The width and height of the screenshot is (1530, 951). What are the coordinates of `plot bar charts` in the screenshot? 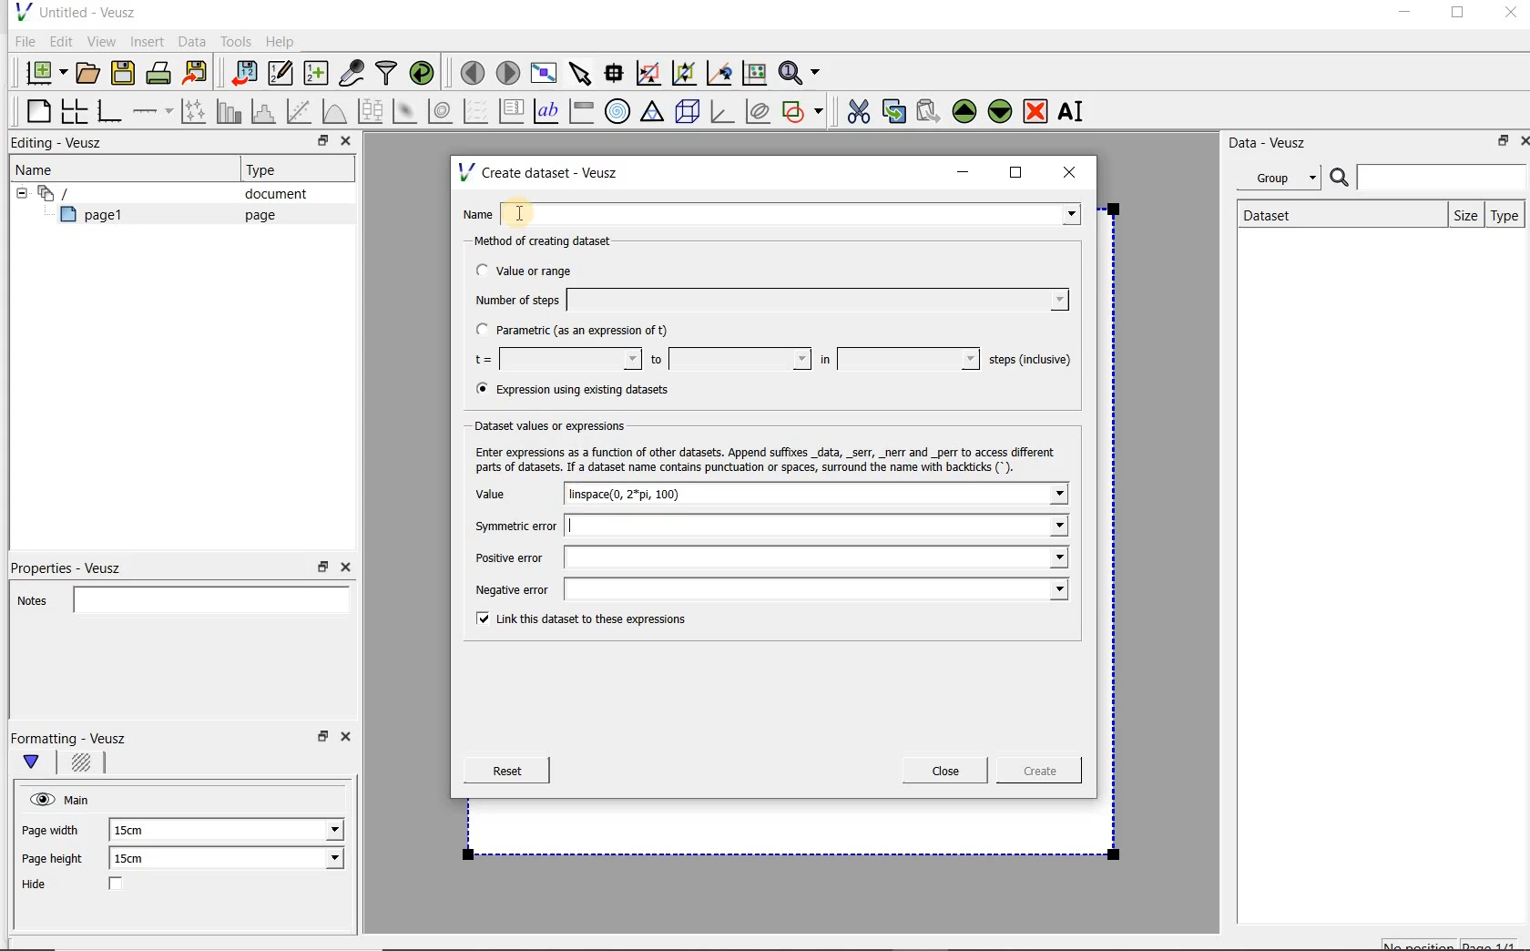 It's located at (229, 111).